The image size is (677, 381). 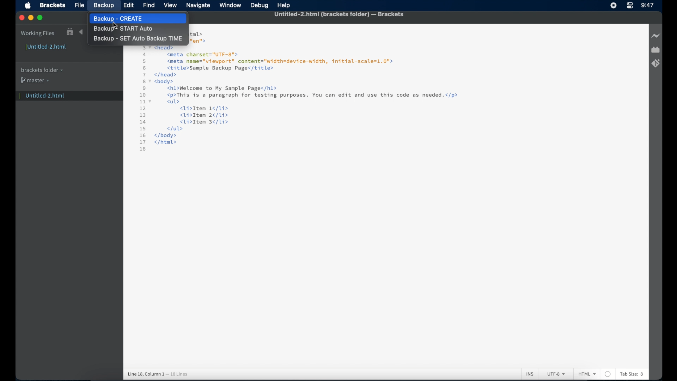 What do you see at coordinates (647, 5) in the screenshot?
I see `9:47` at bounding box center [647, 5].